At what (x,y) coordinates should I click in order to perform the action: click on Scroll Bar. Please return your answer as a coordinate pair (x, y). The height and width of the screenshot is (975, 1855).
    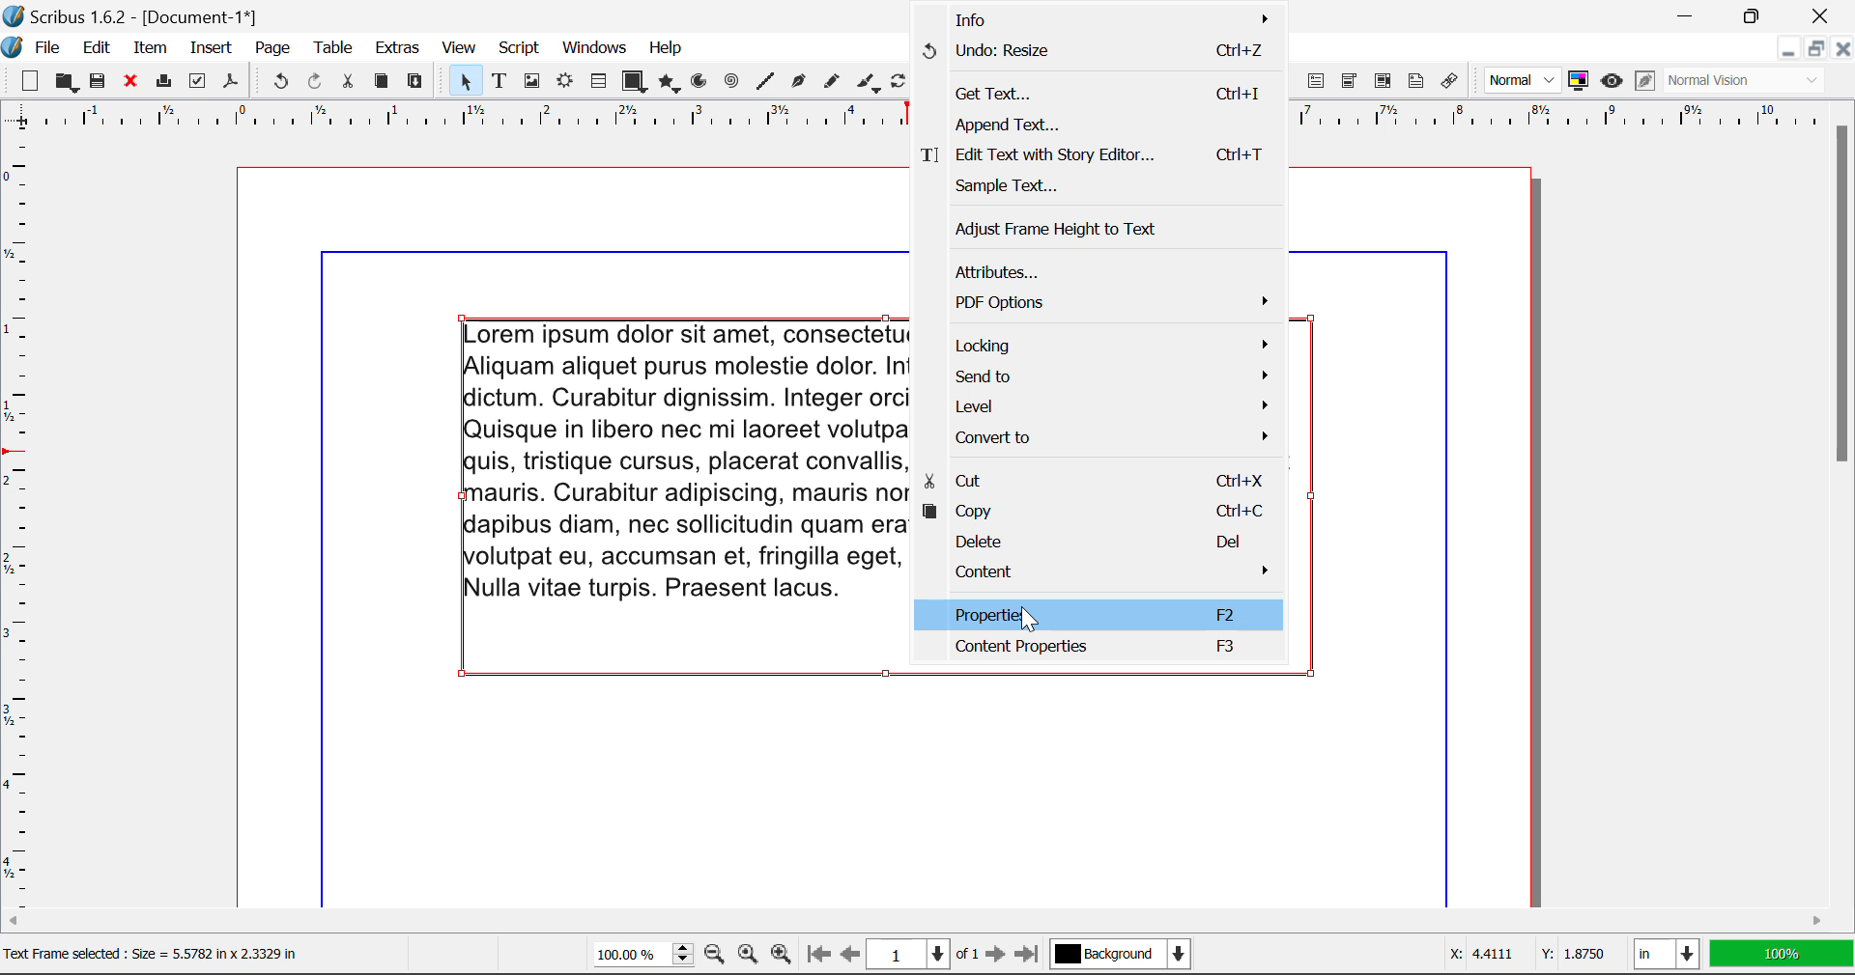
    Looking at the image, I should click on (918, 922).